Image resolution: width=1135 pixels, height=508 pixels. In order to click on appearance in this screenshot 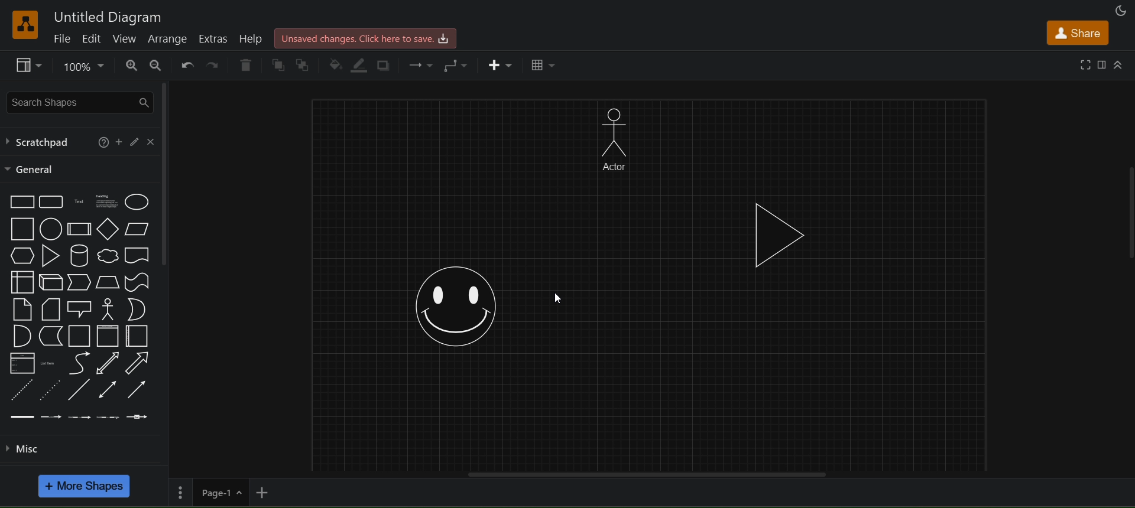, I will do `click(1120, 11)`.